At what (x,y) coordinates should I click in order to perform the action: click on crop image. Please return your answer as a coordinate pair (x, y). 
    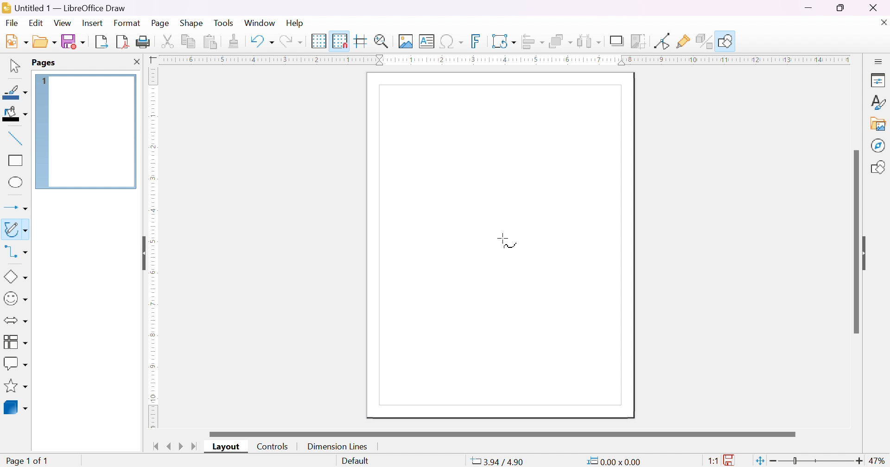
    Looking at the image, I should click on (638, 41).